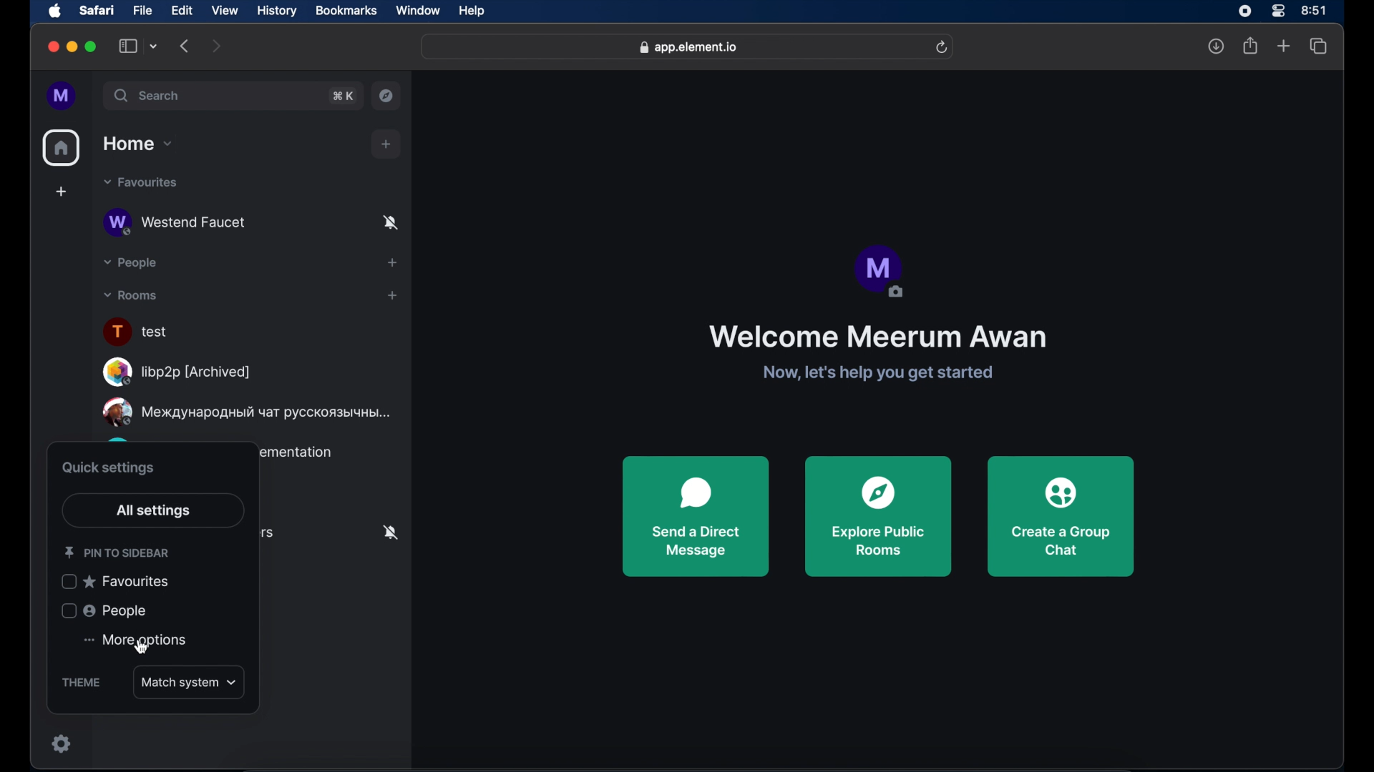 Image resolution: width=1374 pixels, height=772 pixels. I want to click on help, so click(472, 12).